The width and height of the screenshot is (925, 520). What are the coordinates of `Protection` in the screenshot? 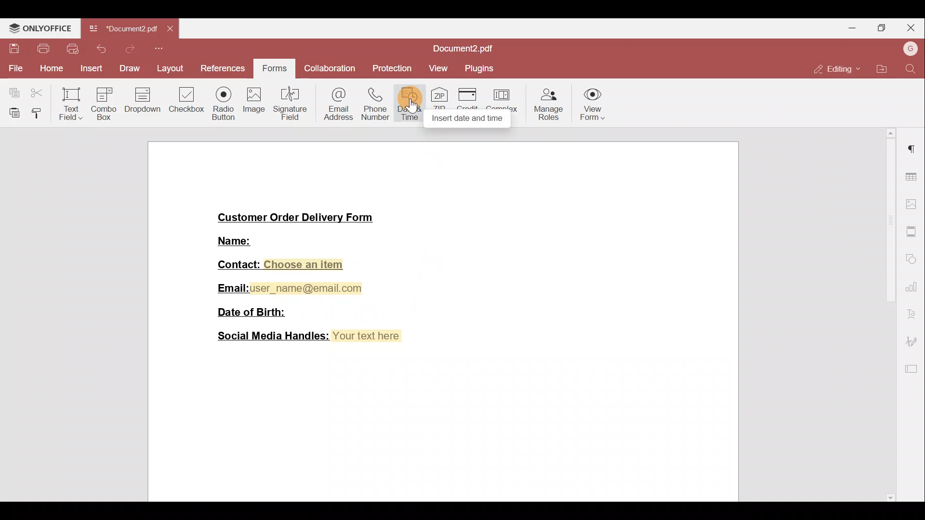 It's located at (395, 69).